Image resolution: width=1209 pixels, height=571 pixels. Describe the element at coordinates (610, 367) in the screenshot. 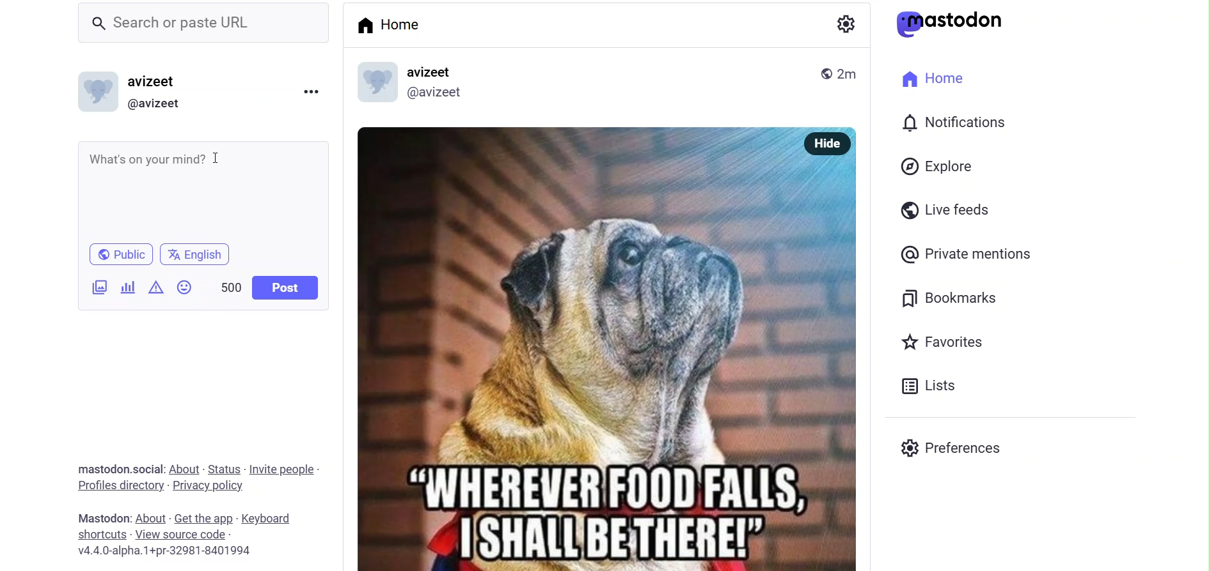

I see `meme photo` at that location.